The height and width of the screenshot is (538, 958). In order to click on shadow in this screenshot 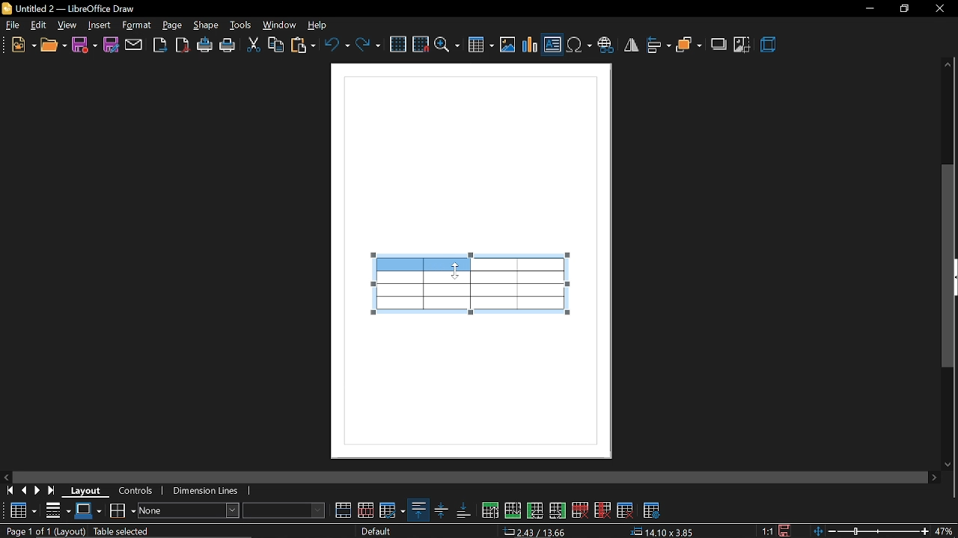, I will do `click(717, 45)`.